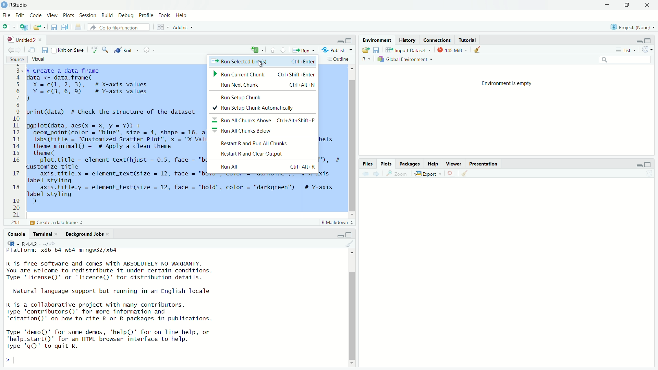  I want to click on Zoom, so click(396, 174).